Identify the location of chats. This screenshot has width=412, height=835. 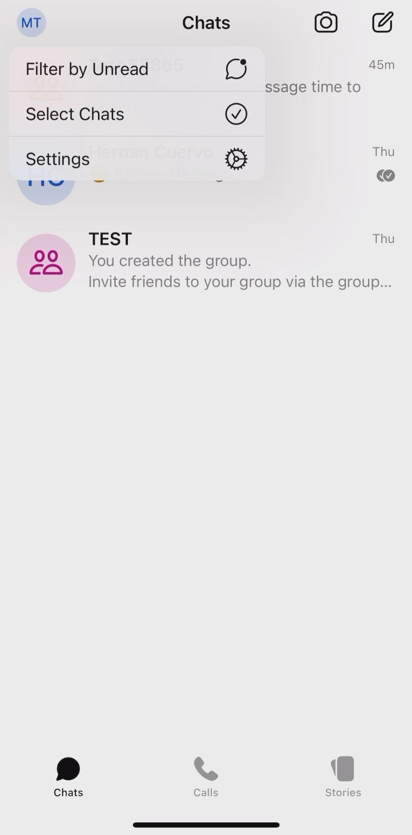
(206, 23).